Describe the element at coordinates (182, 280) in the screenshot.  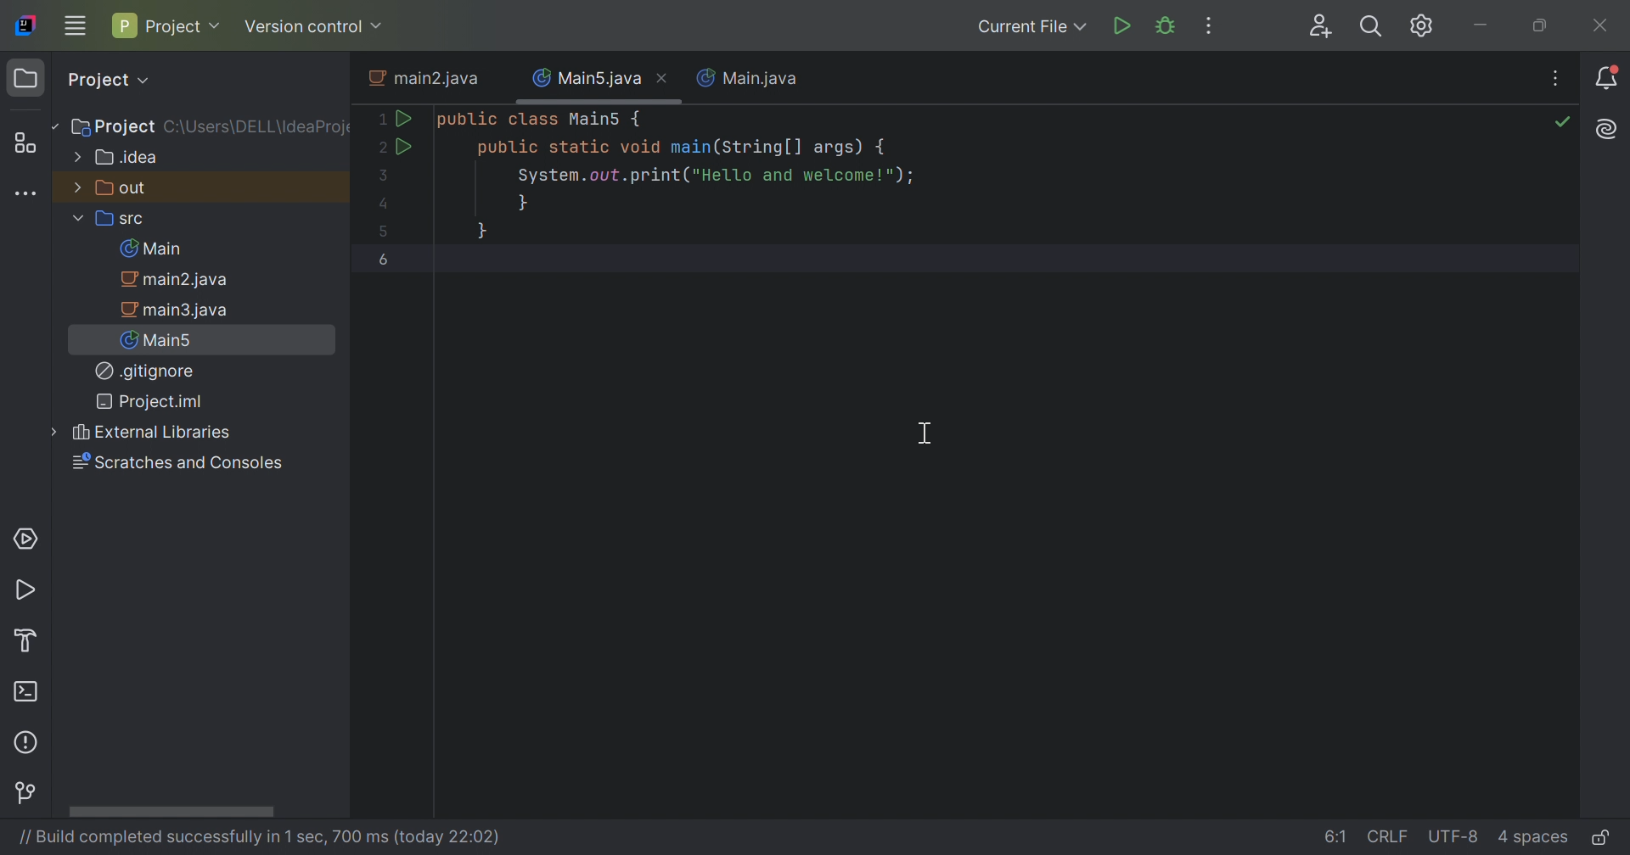
I see `main2.java` at that location.